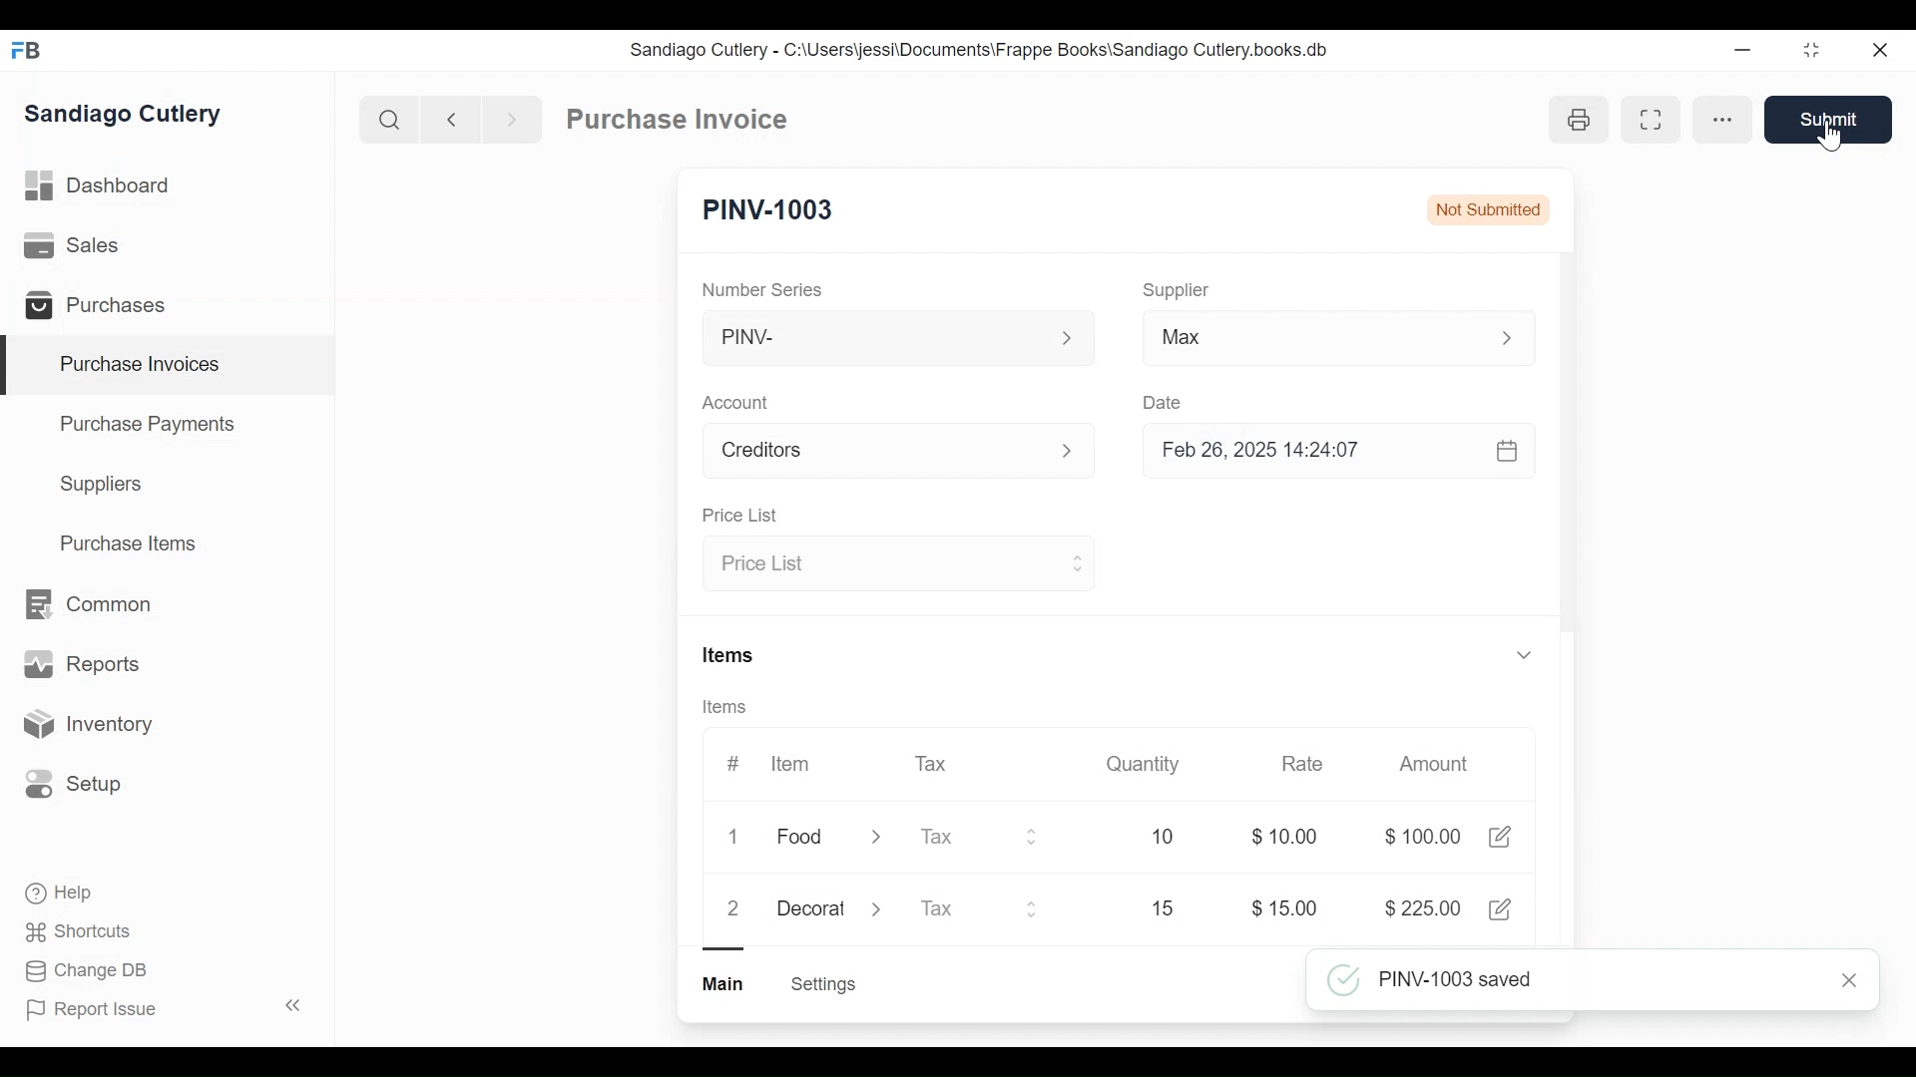 The height and width of the screenshot is (1077, 1916). What do you see at coordinates (1738, 51) in the screenshot?
I see `Minimize` at bounding box center [1738, 51].